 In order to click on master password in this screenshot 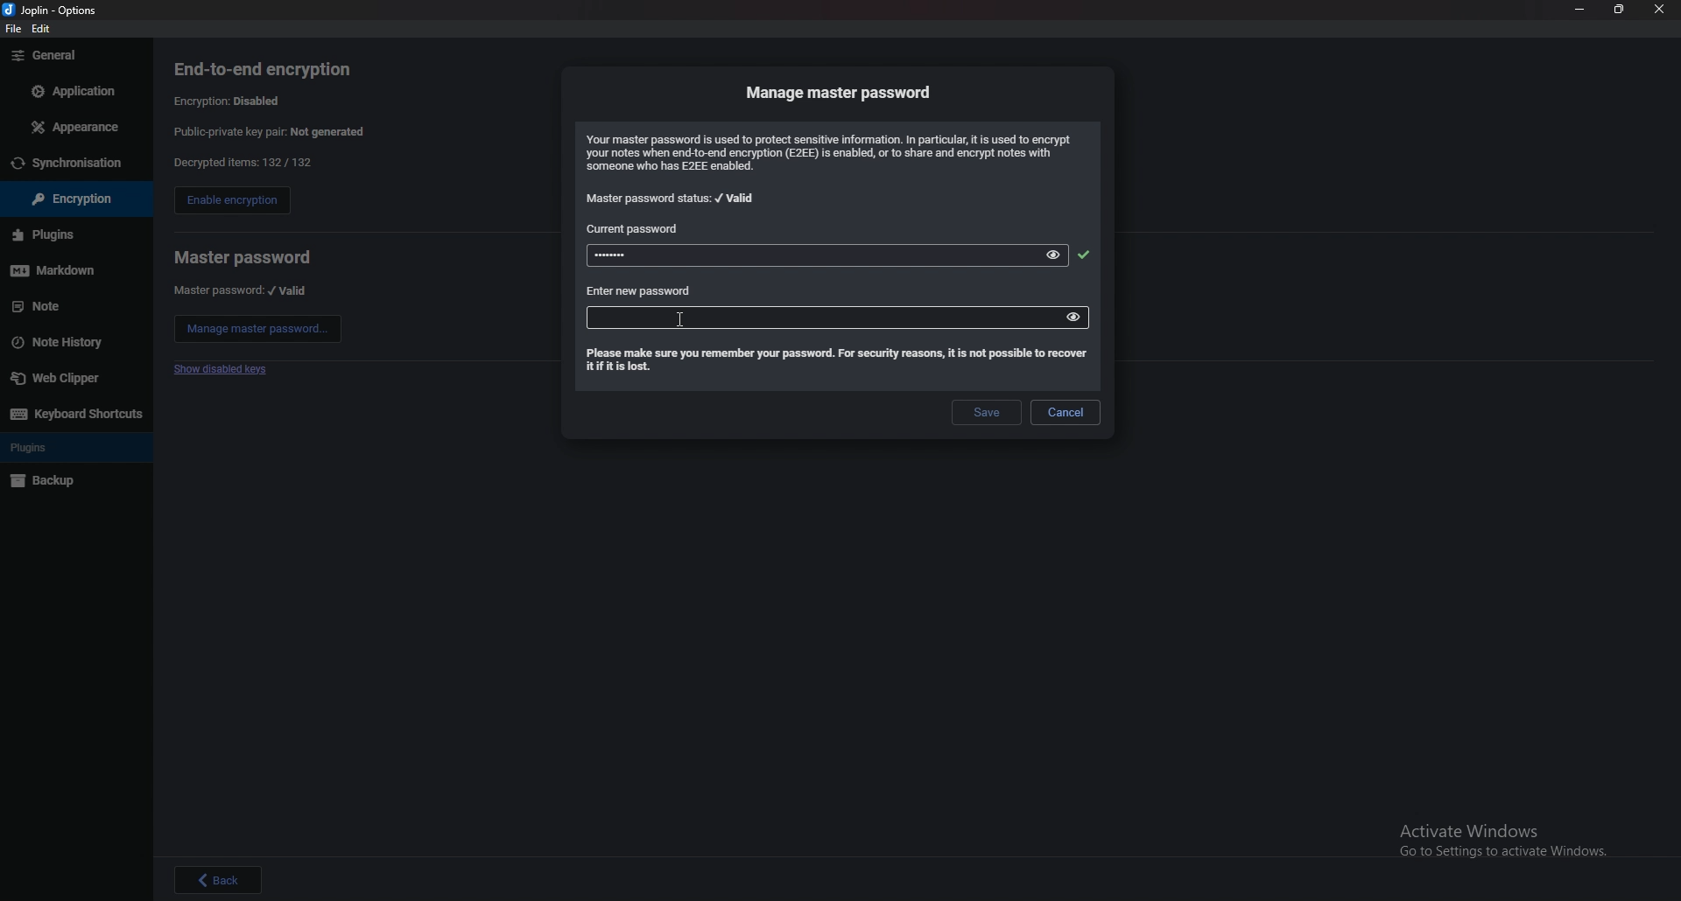, I will do `click(243, 257)`.